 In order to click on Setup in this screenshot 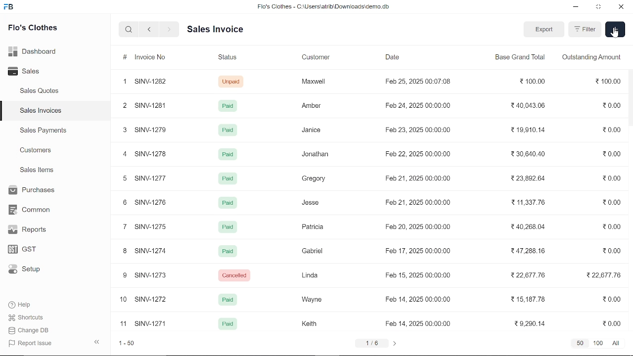, I will do `click(31, 270)`.